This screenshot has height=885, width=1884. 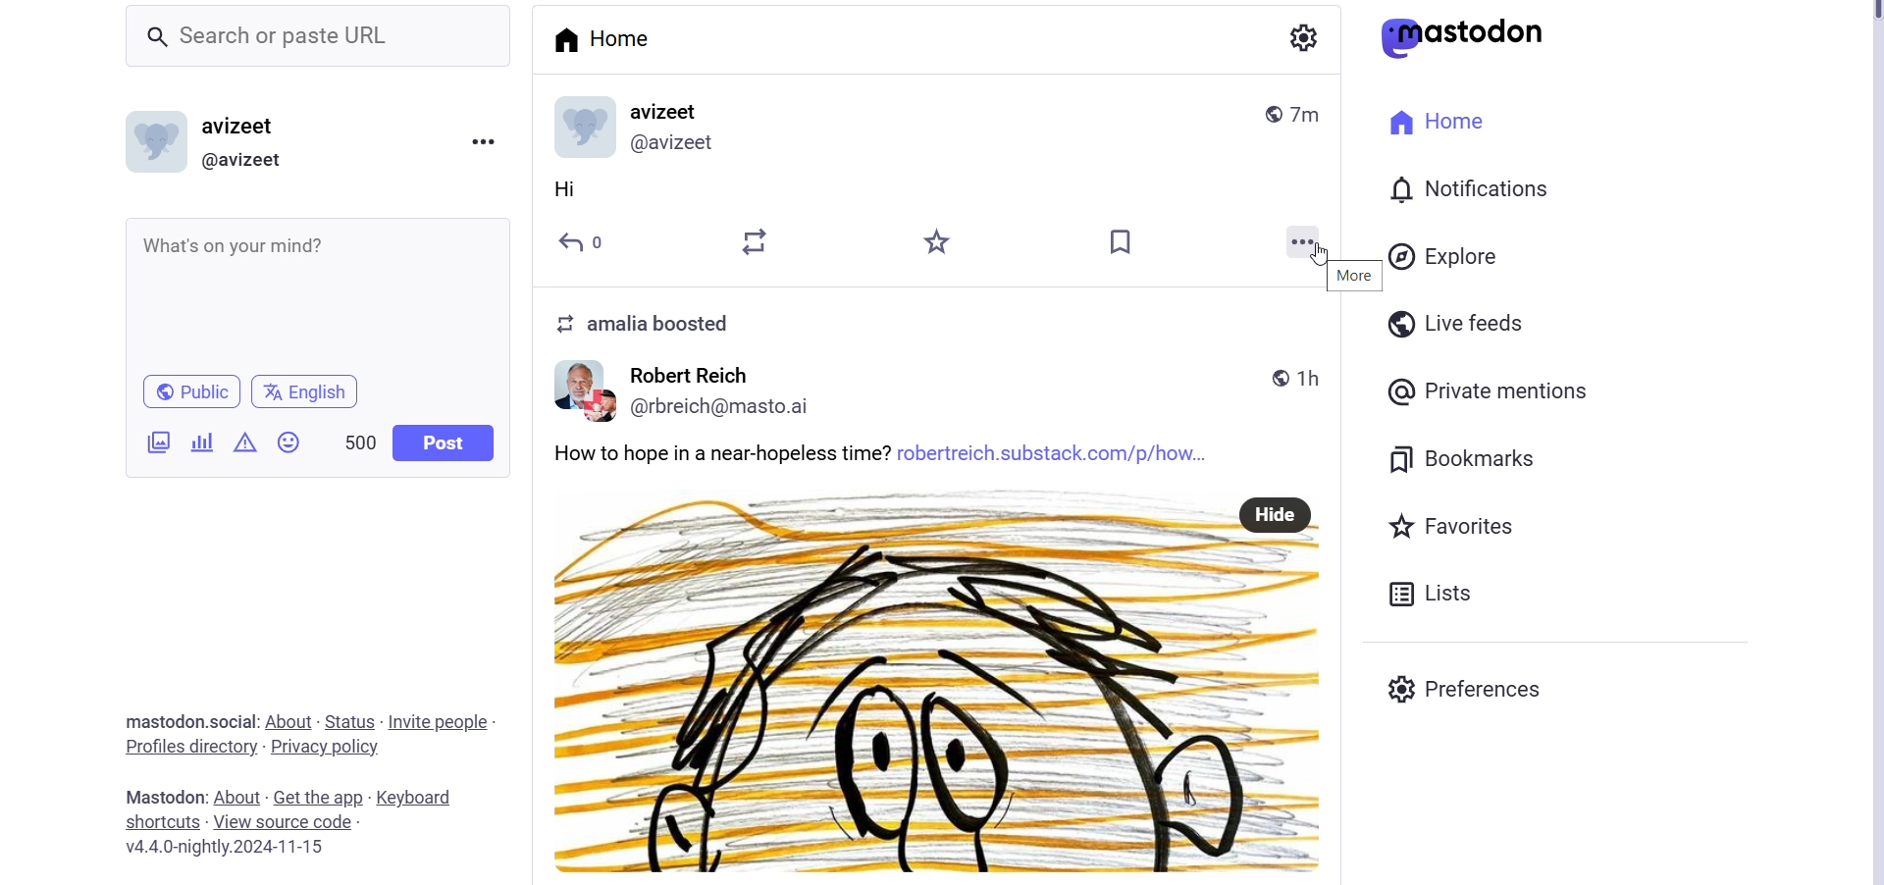 I want to click on Menu, so click(x=482, y=141).